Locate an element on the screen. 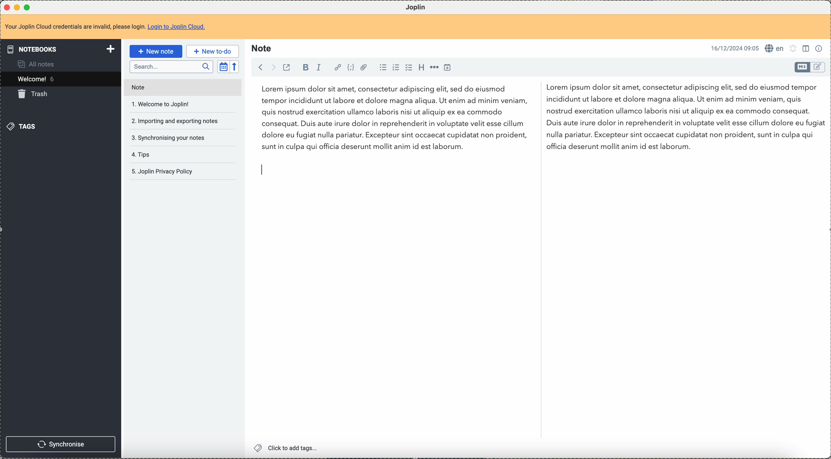 Image resolution: width=831 pixels, height=459 pixels. toggle external editing is located at coordinates (286, 68).